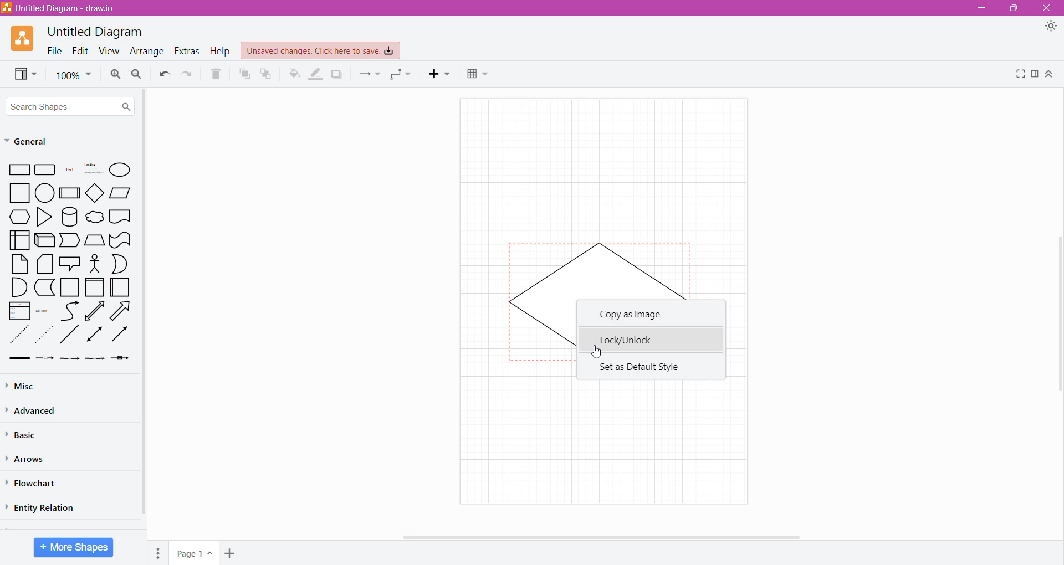 The width and height of the screenshot is (1064, 565). What do you see at coordinates (43, 311) in the screenshot?
I see `List Item` at bounding box center [43, 311].